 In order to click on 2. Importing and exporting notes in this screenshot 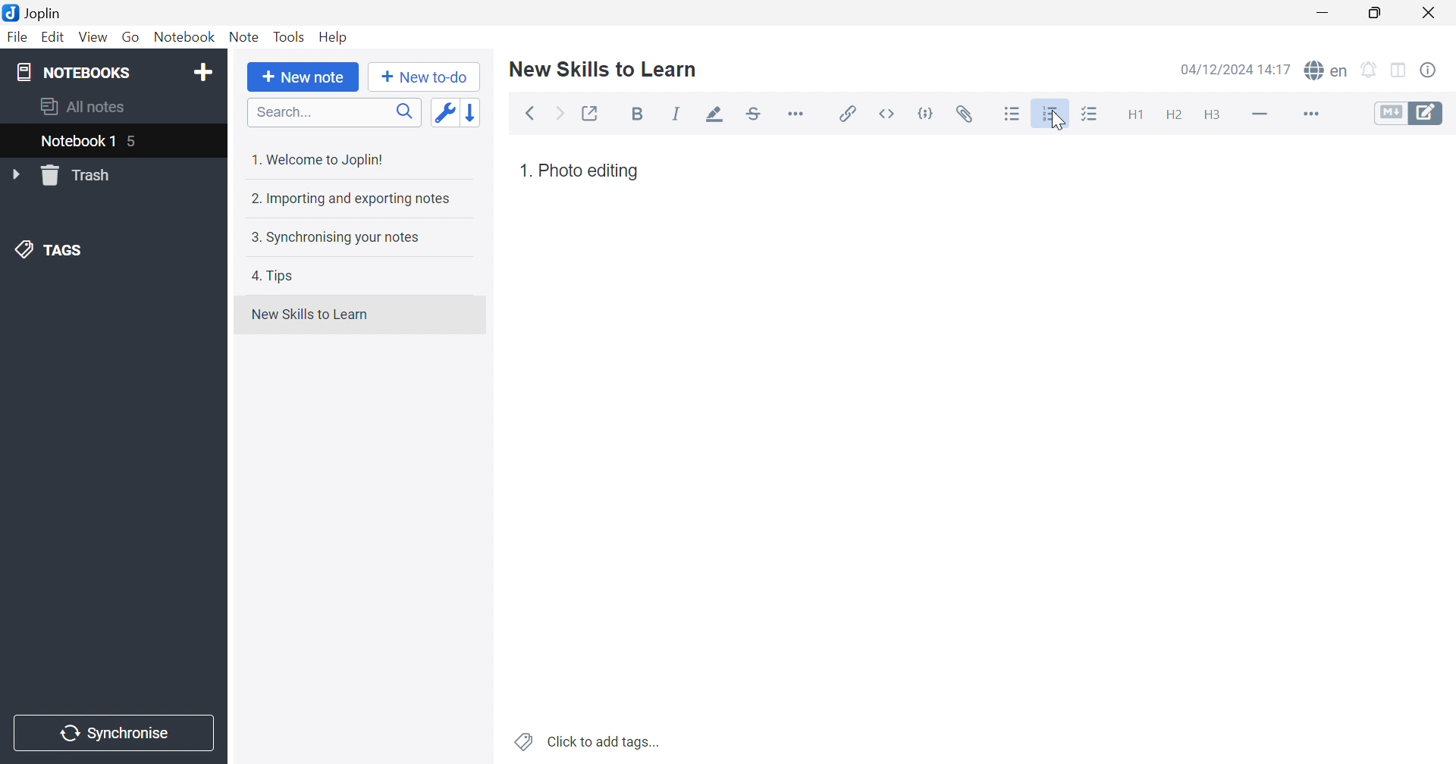, I will do `click(349, 198)`.